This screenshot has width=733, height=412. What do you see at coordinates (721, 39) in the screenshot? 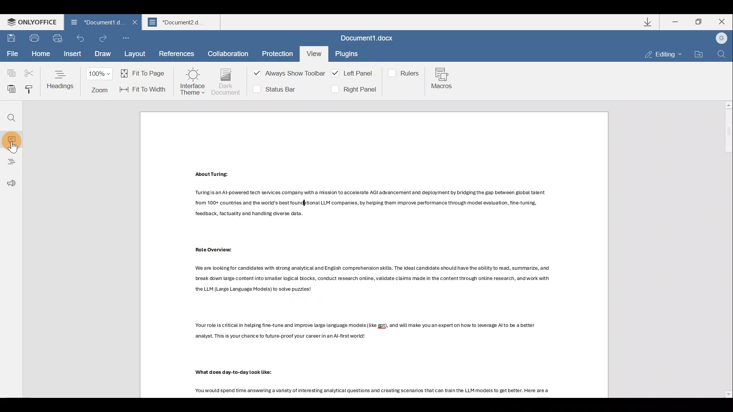
I see `Account name` at bounding box center [721, 39].